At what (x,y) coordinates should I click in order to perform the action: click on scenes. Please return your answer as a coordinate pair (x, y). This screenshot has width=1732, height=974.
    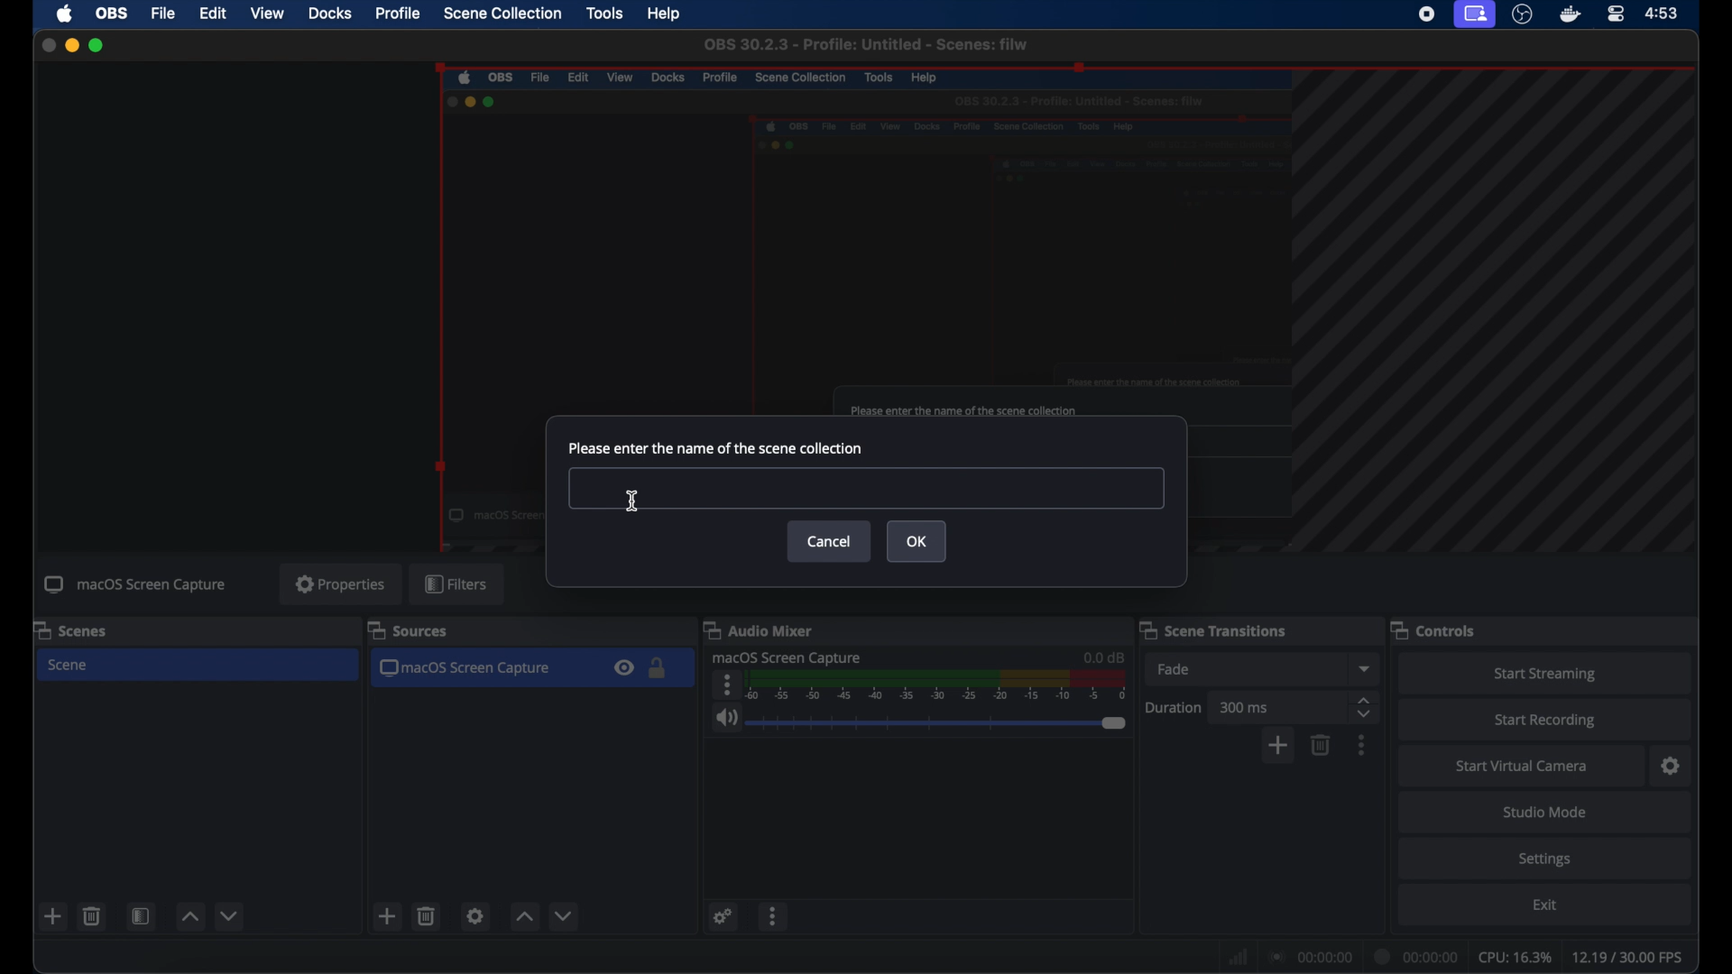
    Looking at the image, I should click on (73, 629).